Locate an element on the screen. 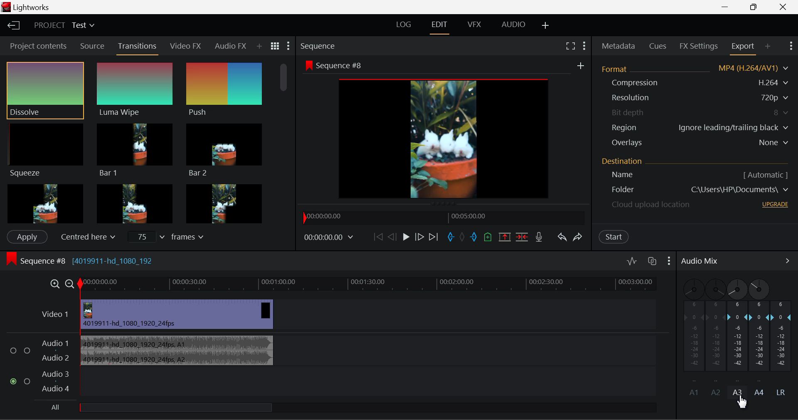  Lightworks is located at coordinates (26, 7).